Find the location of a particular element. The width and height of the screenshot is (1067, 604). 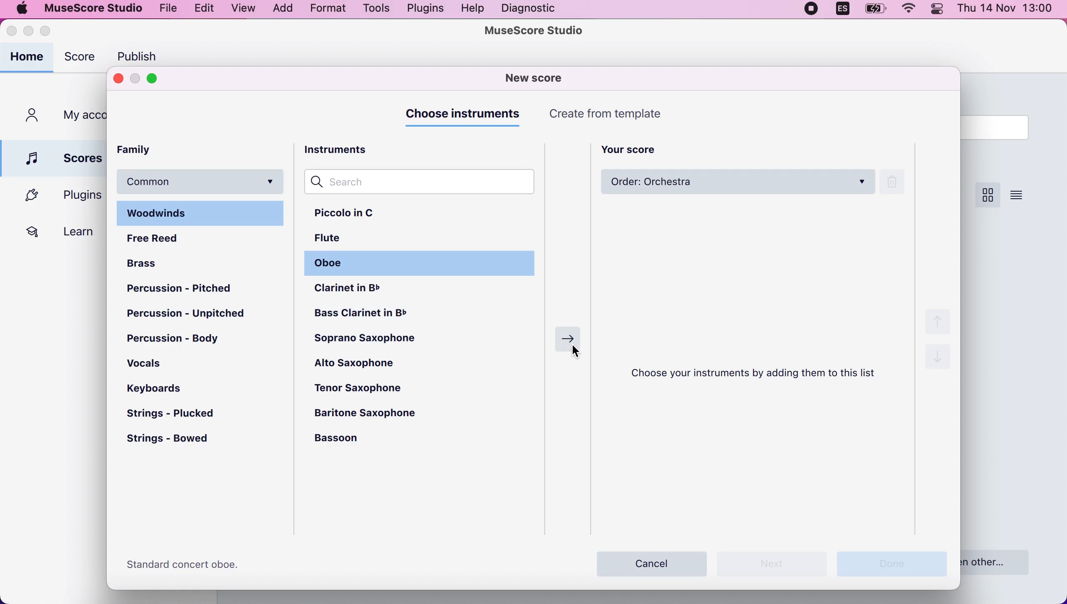

tenor saxophone is located at coordinates (371, 387).